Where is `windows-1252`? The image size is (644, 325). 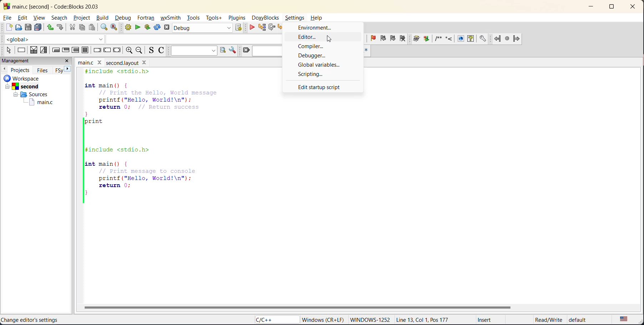
windows-1252 is located at coordinates (370, 320).